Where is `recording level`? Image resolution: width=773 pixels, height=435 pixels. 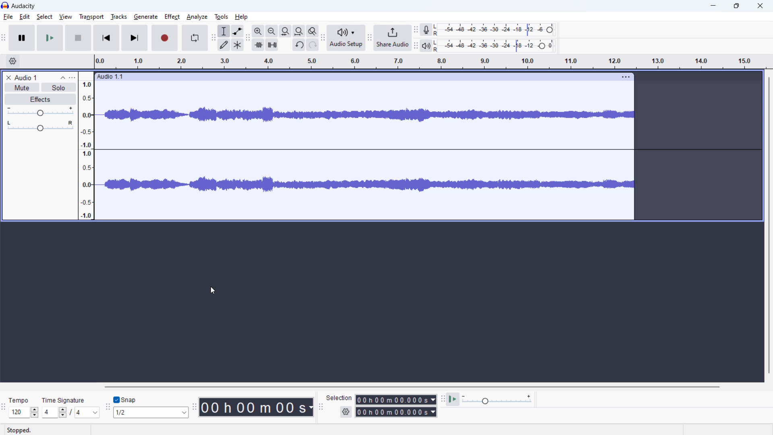 recording level is located at coordinates (494, 29).